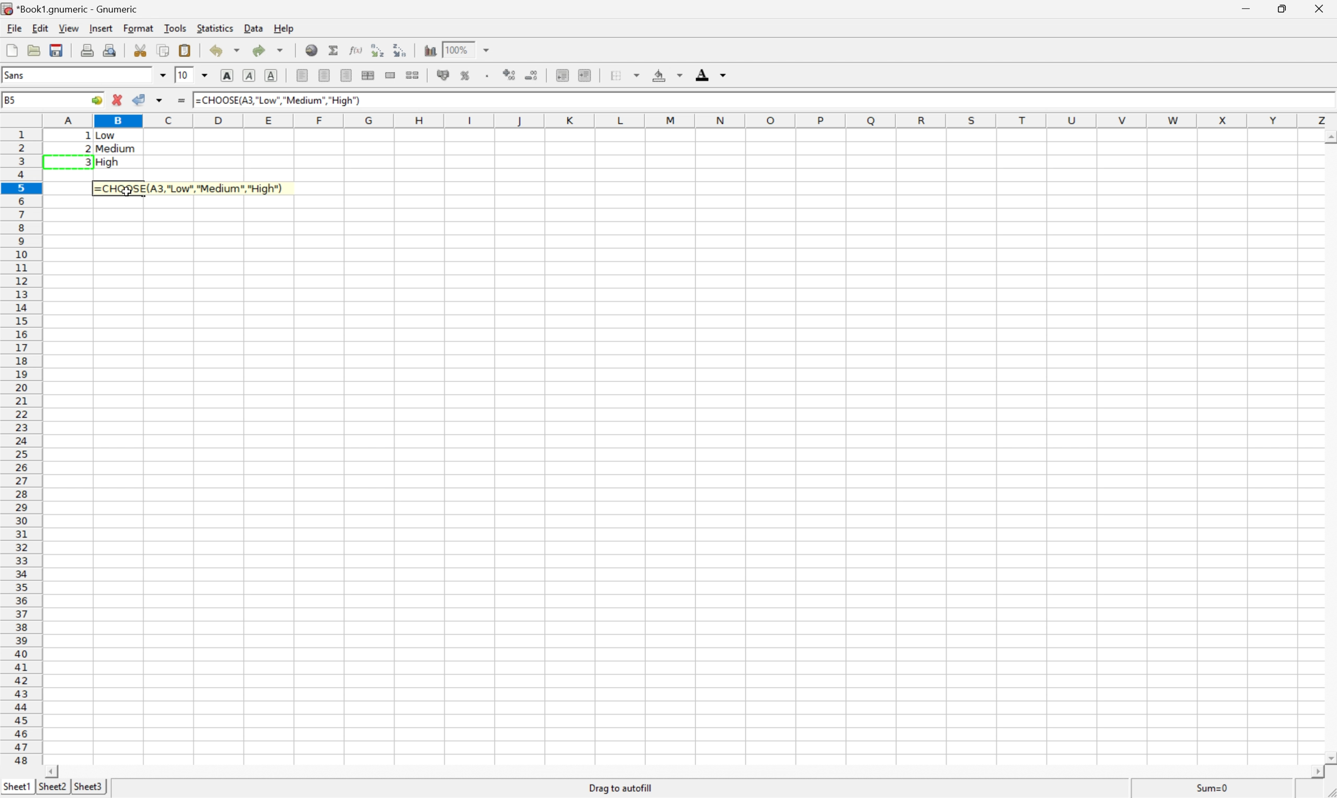  What do you see at coordinates (1313, 771) in the screenshot?
I see `Scroll Right` at bounding box center [1313, 771].